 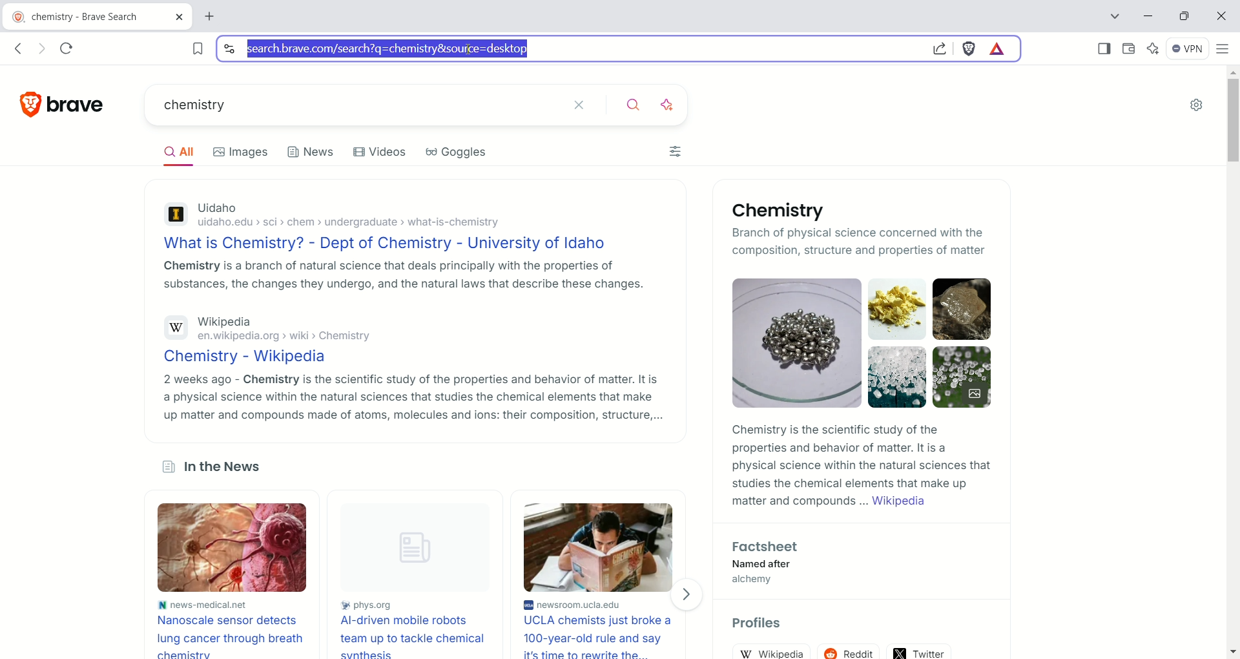 I want to click on blank thumbnail, so click(x=422, y=549).